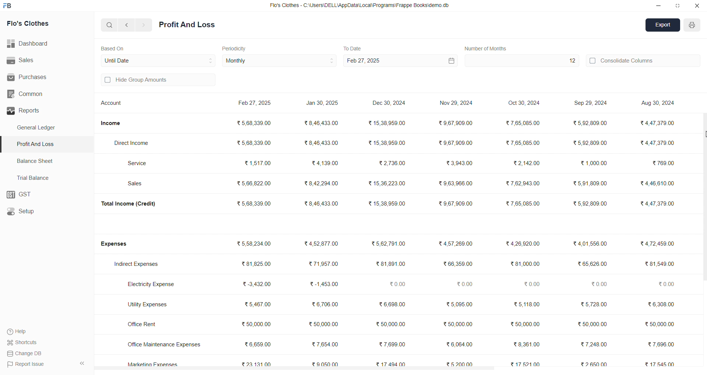 This screenshot has height=375, width=707. What do you see at coordinates (152, 364) in the screenshot?
I see `Marketing Expenses` at bounding box center [152, 364].